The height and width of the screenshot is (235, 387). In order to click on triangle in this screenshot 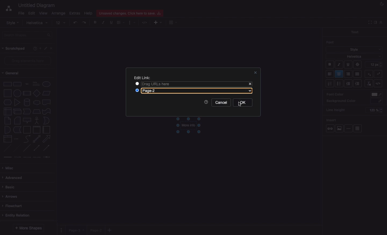, I will do `click(17, 102)`.